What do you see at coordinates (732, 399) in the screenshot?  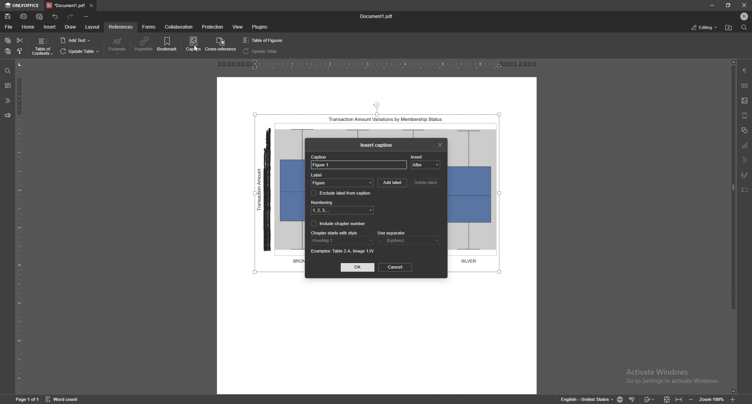 I see `zoom in` at bounding box center [732, 399].